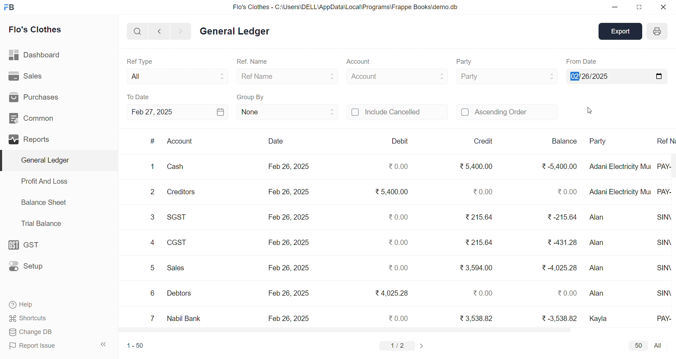  I want to click on RESIZE, so click(638, 7).